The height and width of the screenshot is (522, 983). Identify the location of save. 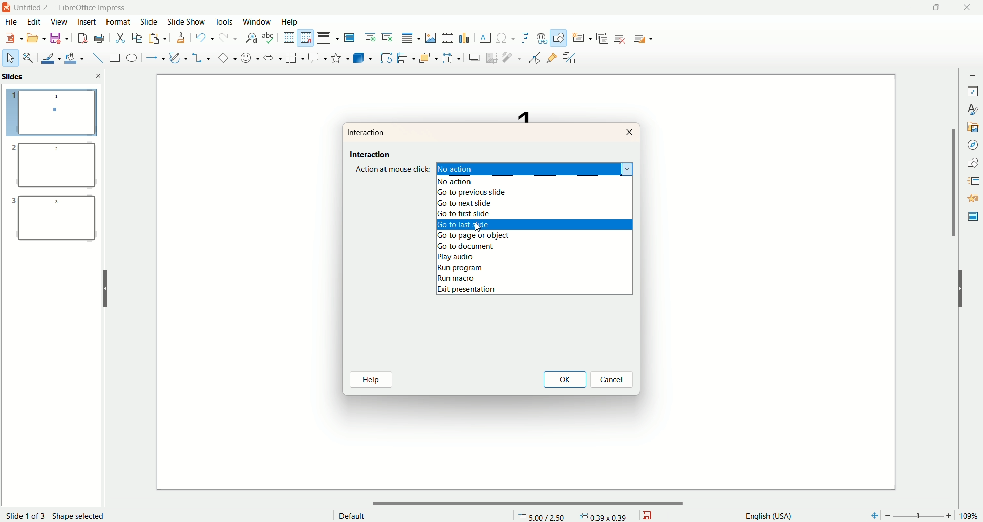
(59, 39).